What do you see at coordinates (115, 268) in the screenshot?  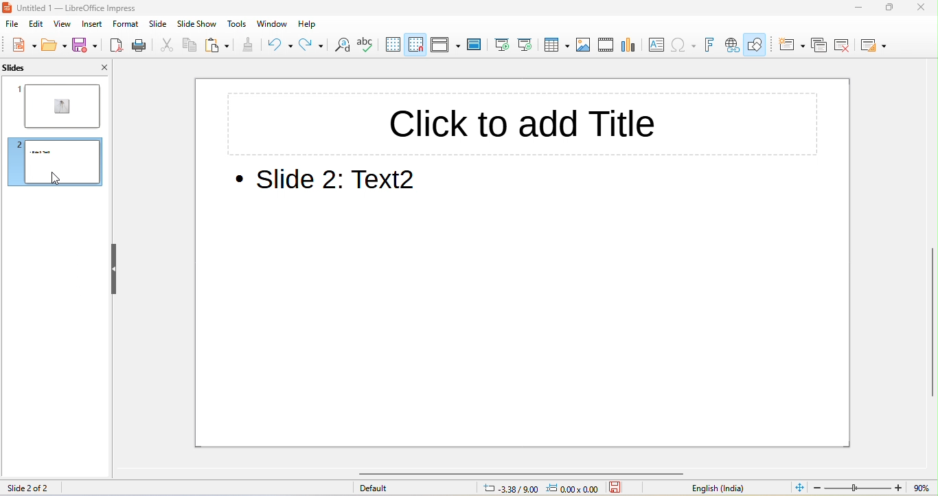 I see `hide` at bounding box center [115, 268].